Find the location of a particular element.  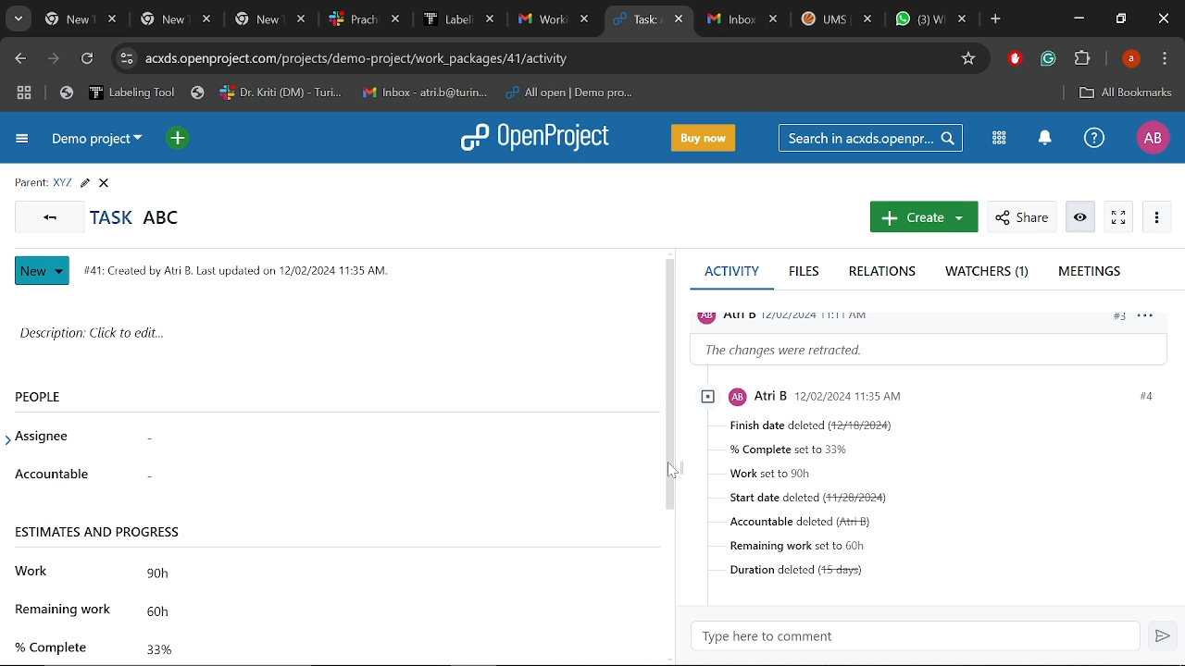

People is located at coordinates (47, 396).